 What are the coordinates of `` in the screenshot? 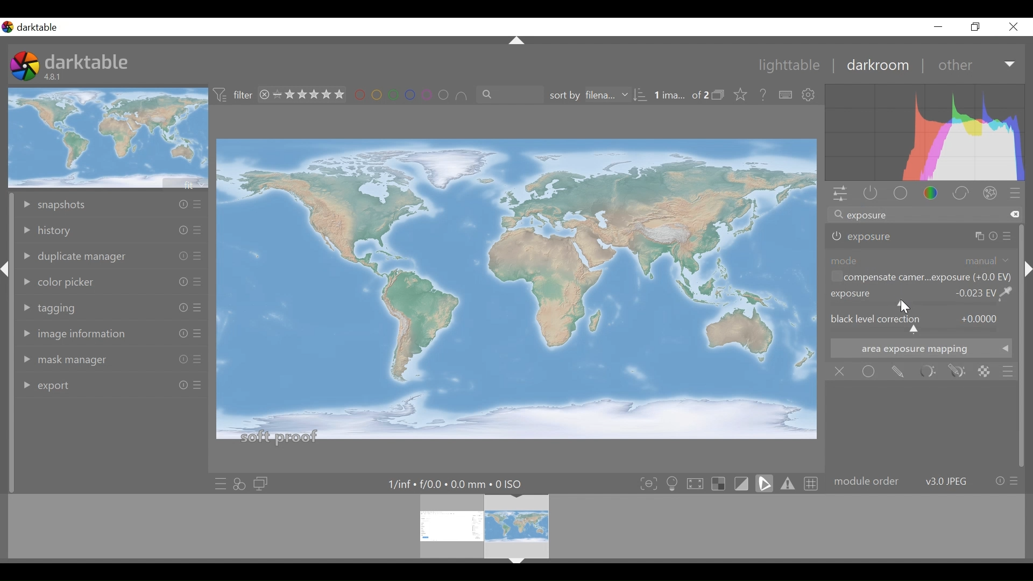 It's located at (957, 372).